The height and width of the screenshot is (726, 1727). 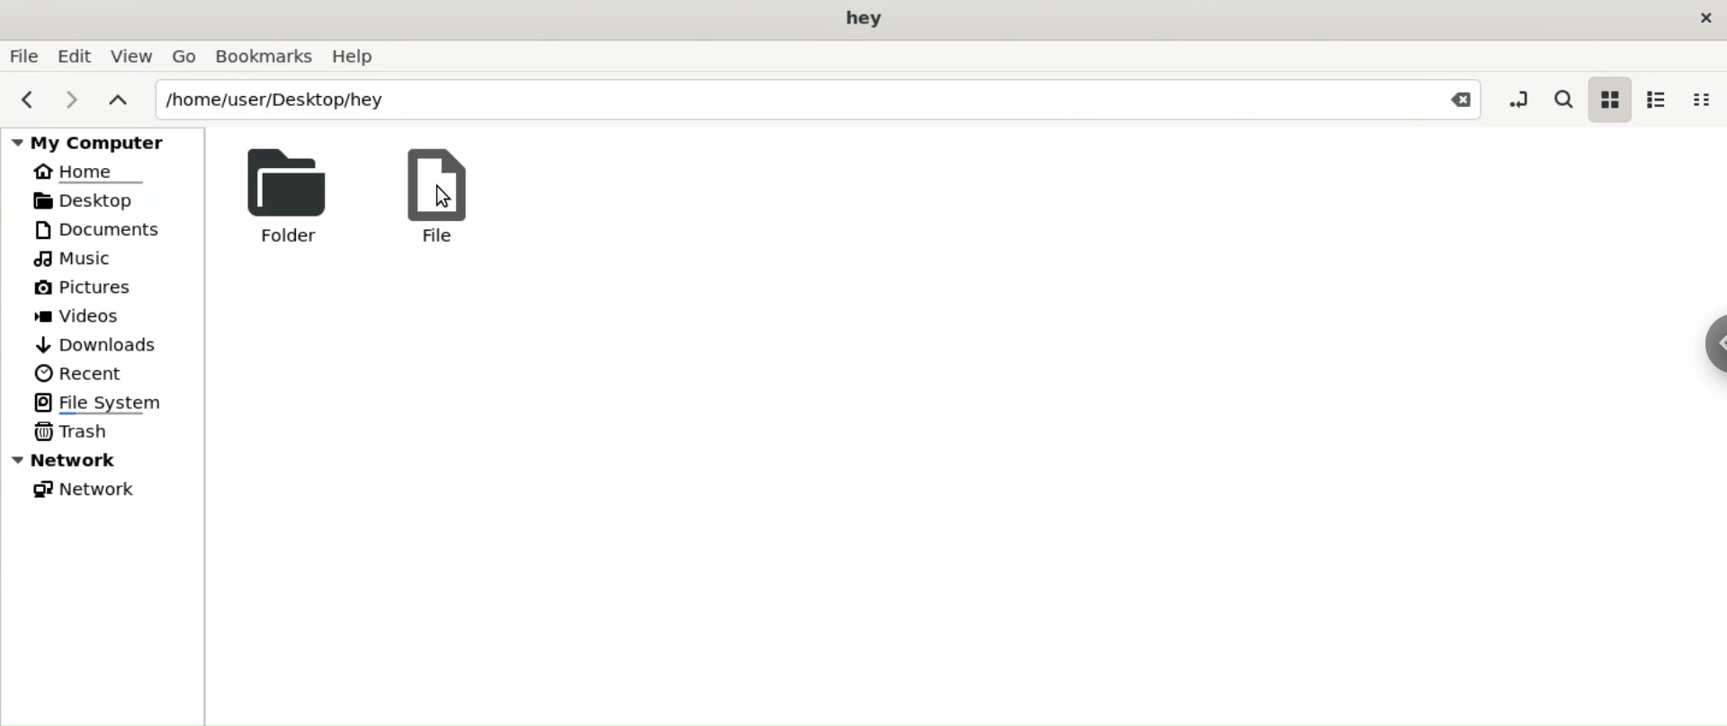 I want to click on Close, so click(x=1459, y=99).